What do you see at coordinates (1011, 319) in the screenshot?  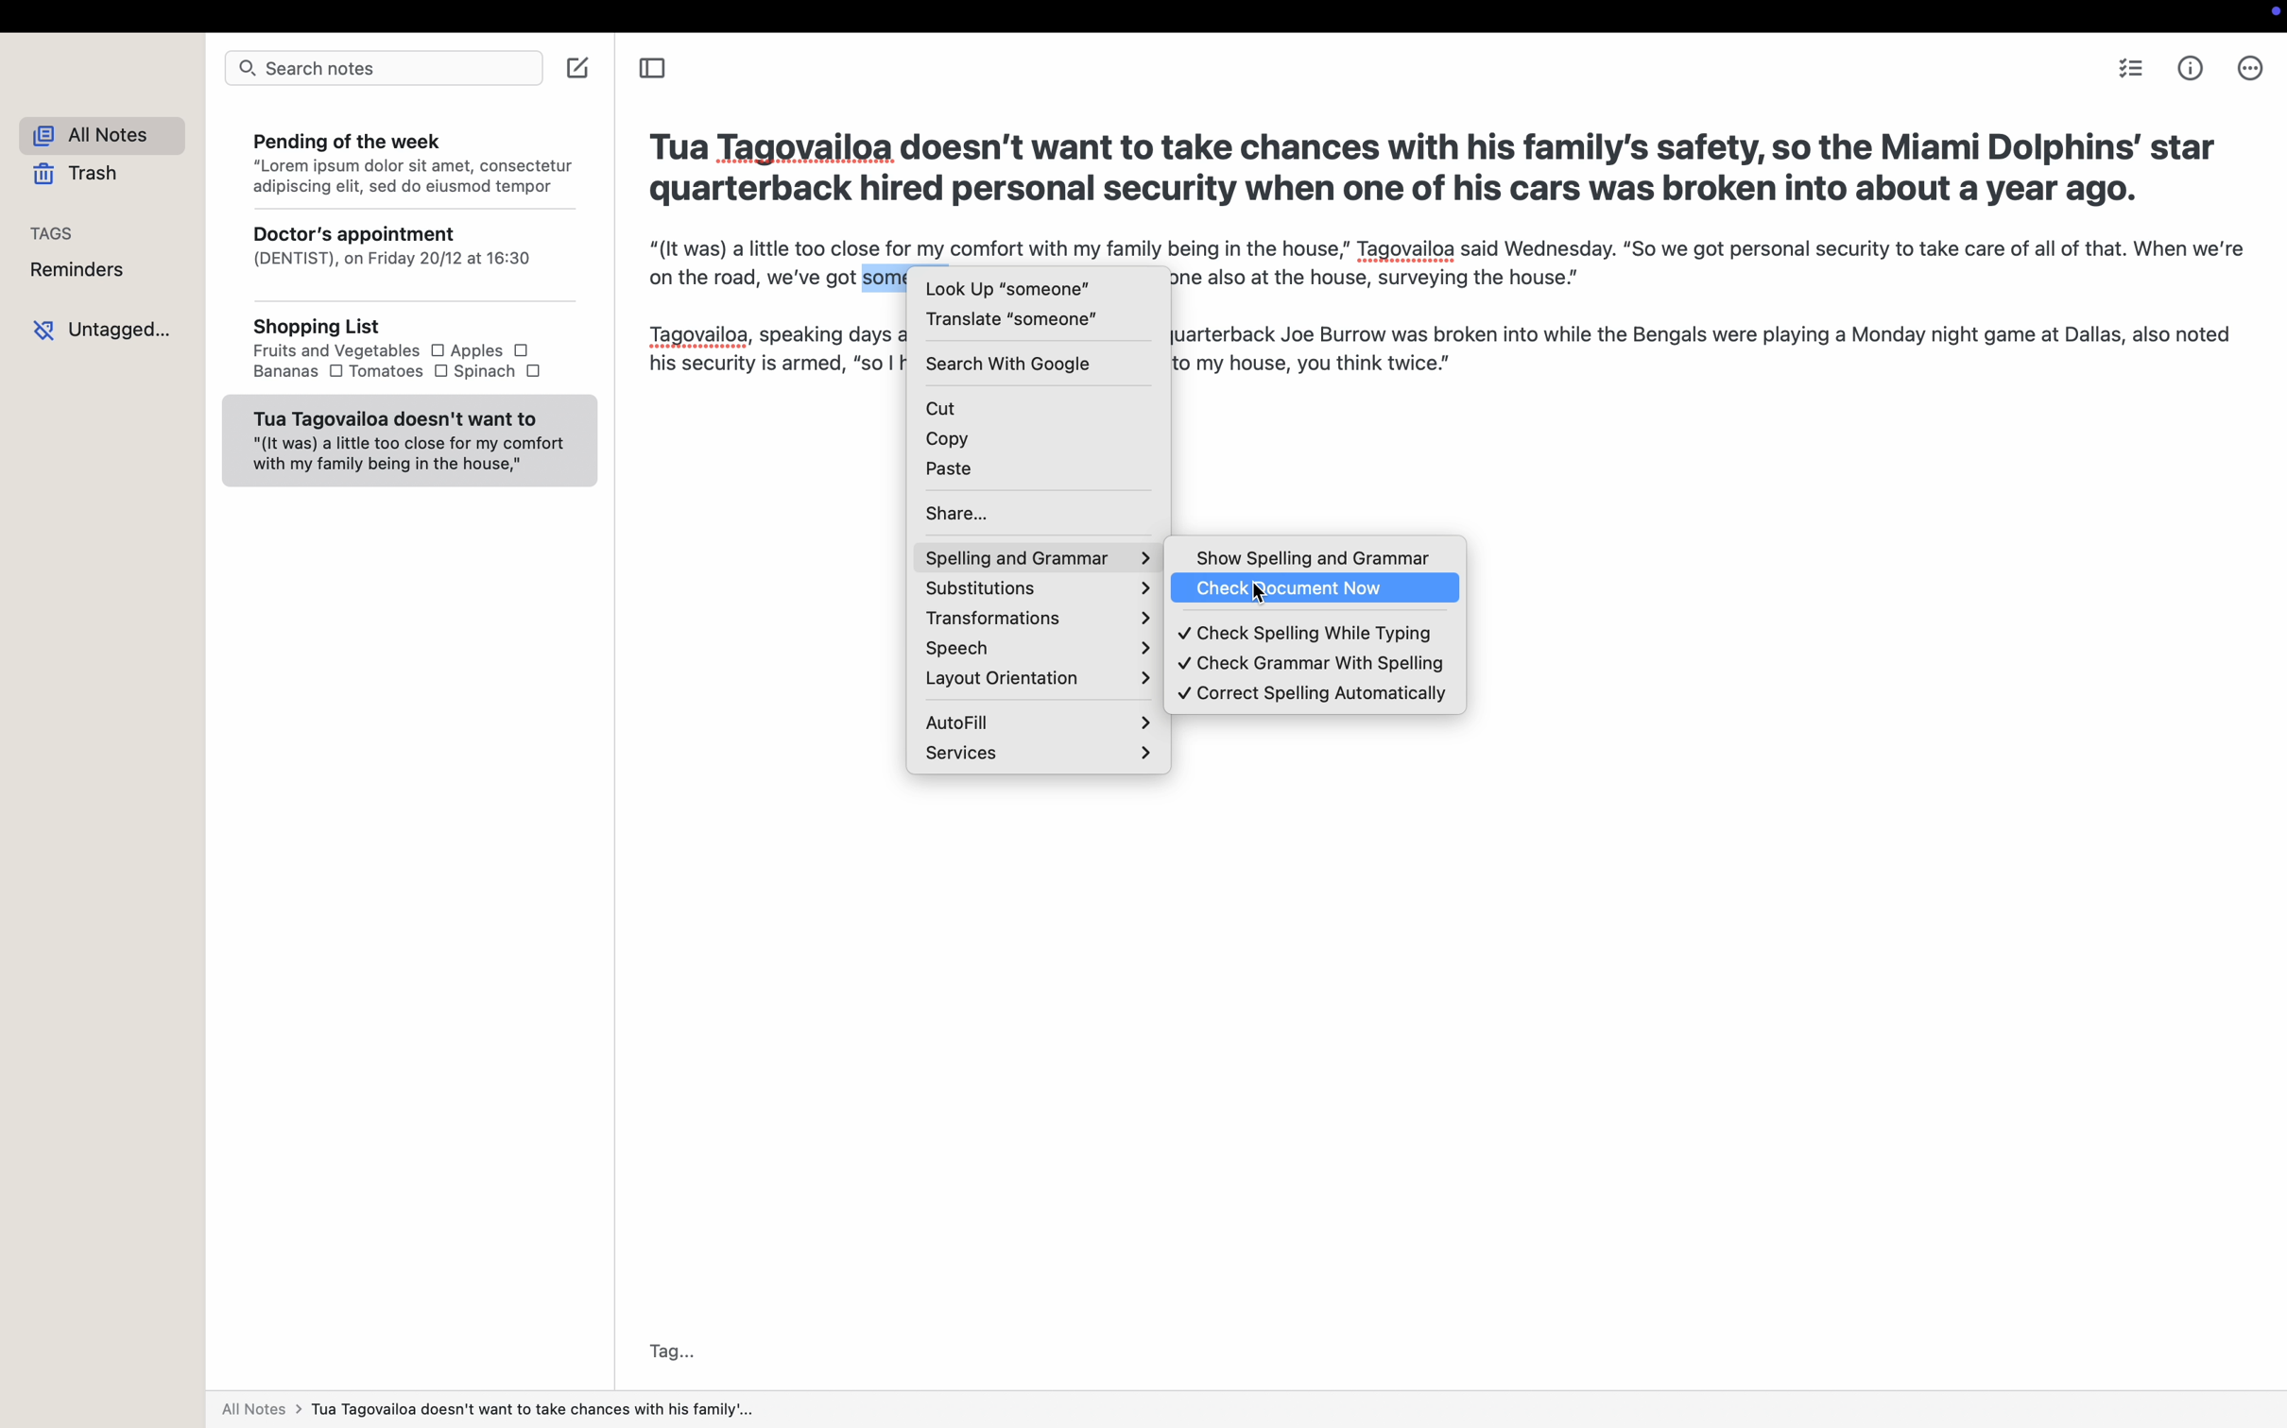 I see `translate "someone"` at bounding box center [1011, 319].